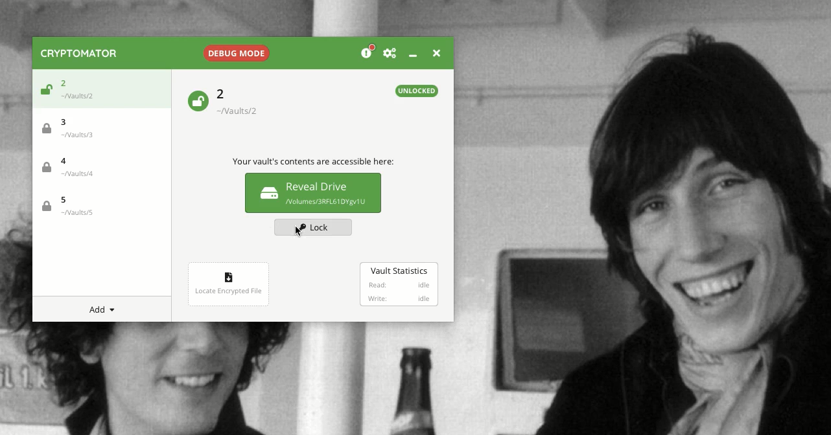 This screenshot has width=831, height=435. I want to click on Minimize, so click(412, 55).